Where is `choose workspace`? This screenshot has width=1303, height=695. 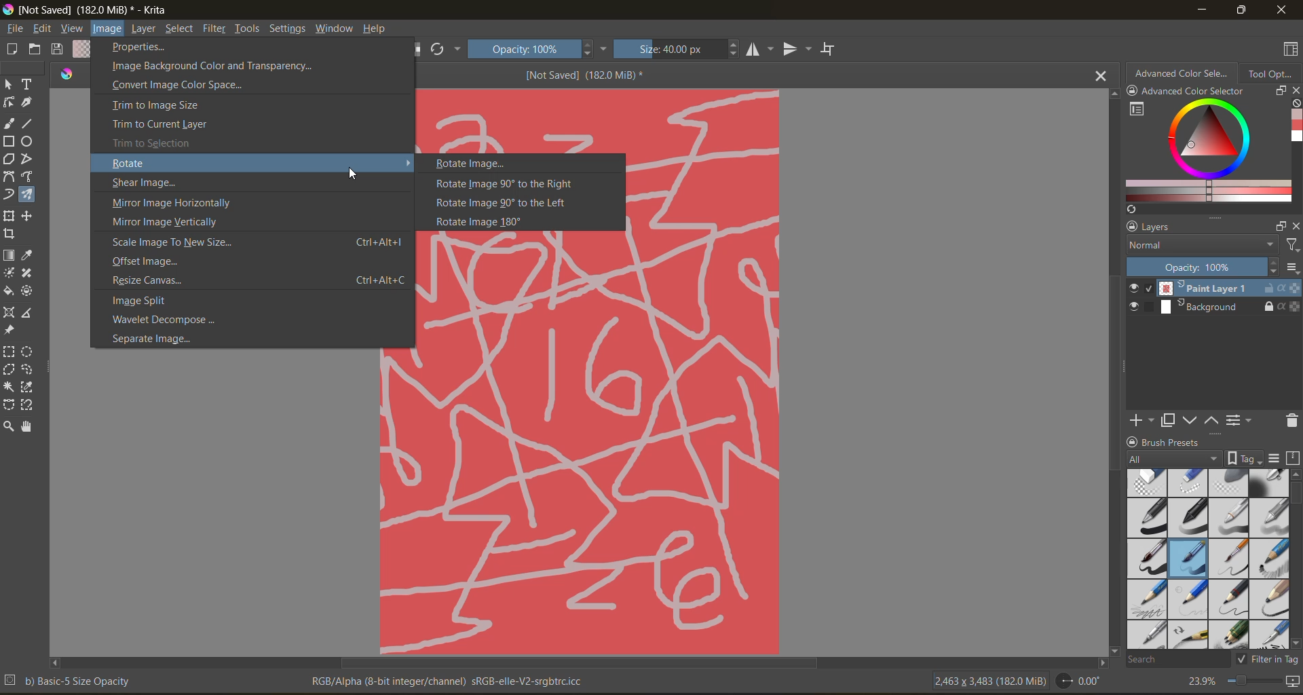 choose workspace is located at coordinates (1291, 50).